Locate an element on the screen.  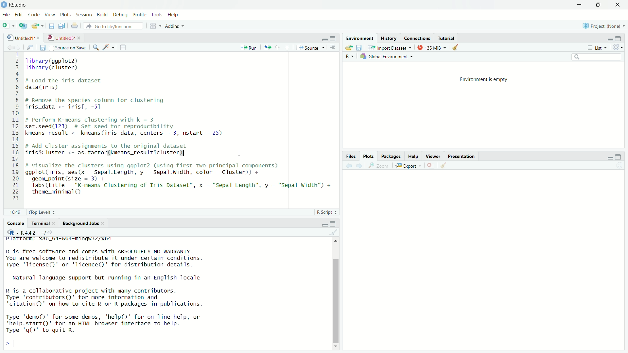
Environment is located at coordinates (360, 38).